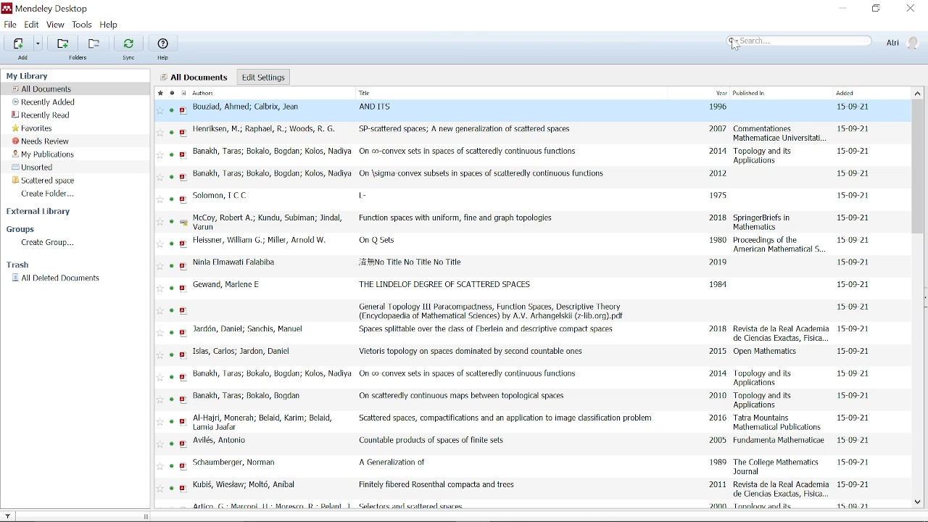 The height and width of the screenshot is (522, 928). What do you see at coordinates (160, 444) in the screenshot?
I see `Add to favorite` at bounding box center [160, 444].